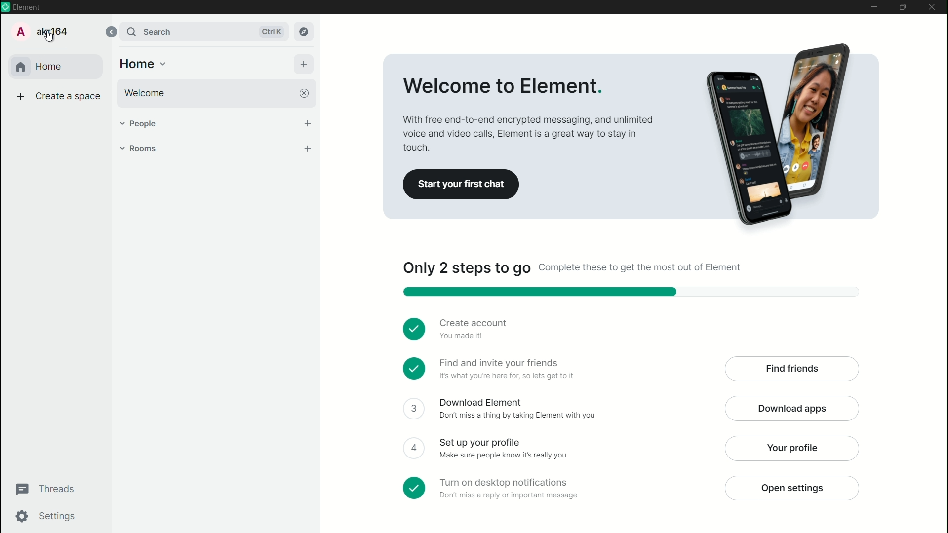  What do you see at coordinates (6, 7) in the screenshot?
I see `app icon` at bounding box center [6, 7].